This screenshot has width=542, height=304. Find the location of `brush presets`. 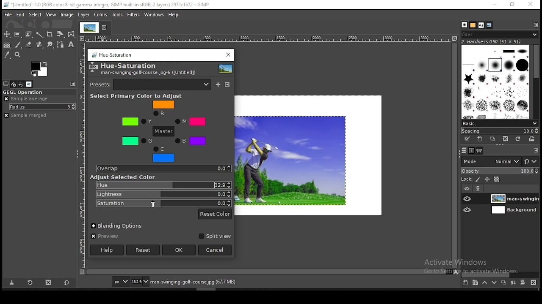

brush presets is located at coordinates (499, 123).